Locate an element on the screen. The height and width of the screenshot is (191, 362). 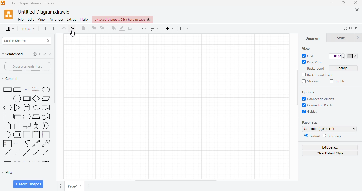
or is located at coordinates (46, 125).